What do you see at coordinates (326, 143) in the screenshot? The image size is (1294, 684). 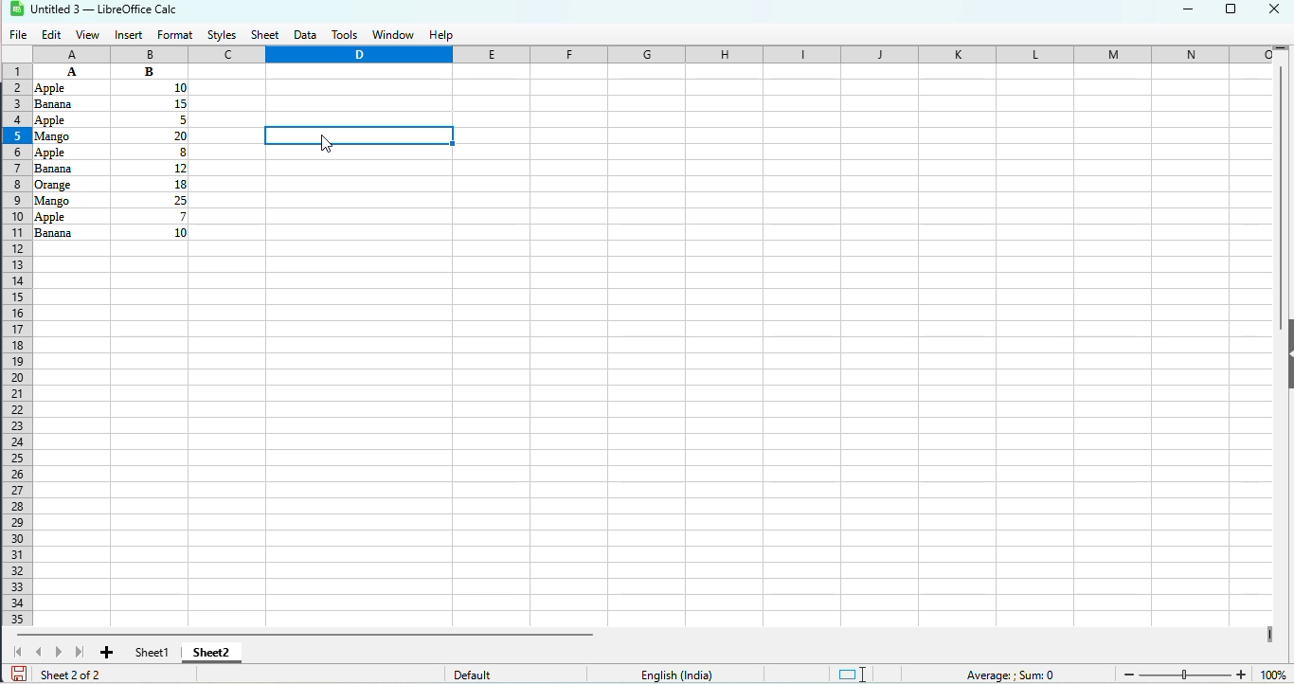 I see `cursor` at bounding box center [326, 143].